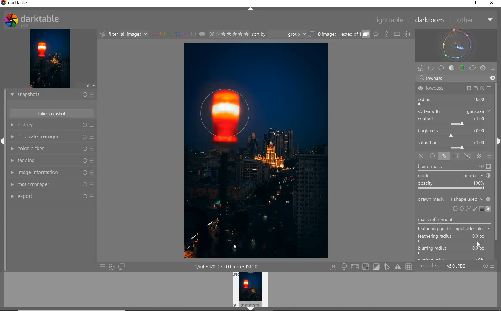 This screenshot has height=311, width=501. I want to click on IMAGE PREVIEW, so click(251, 291).